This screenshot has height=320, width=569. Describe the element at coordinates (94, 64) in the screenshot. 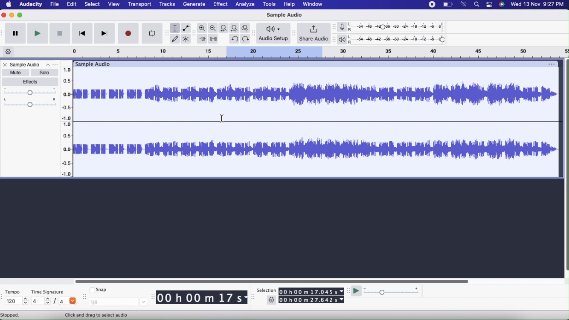

I see `Sample audio` at that location.